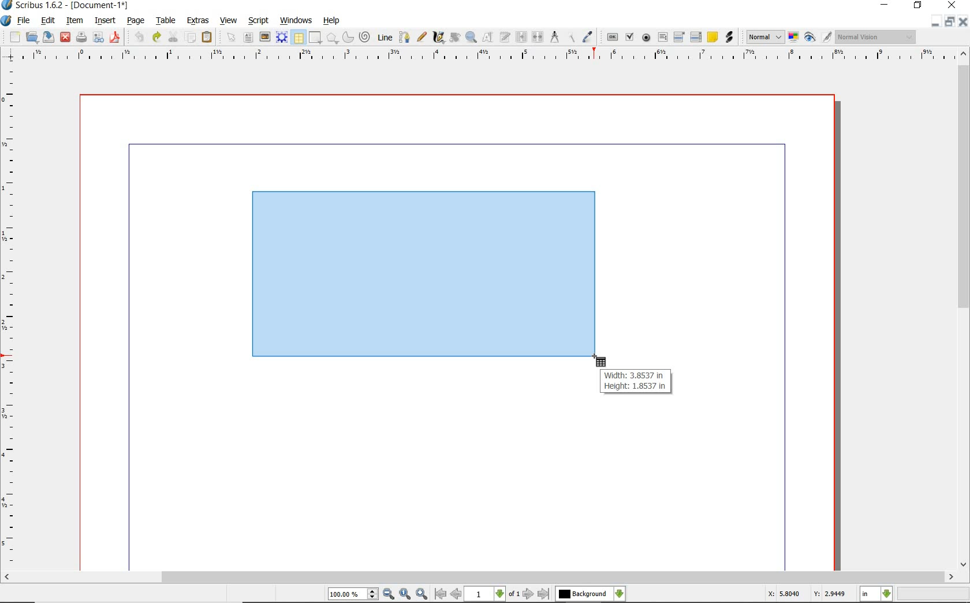 The width and height of the screenshot is (970, 603). I want to click on new, so click(15, 38).